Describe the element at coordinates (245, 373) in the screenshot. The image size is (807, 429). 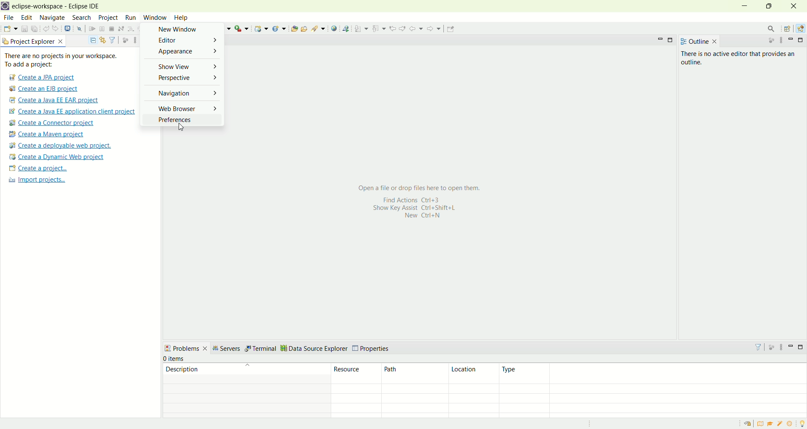
I see `description` at that location.